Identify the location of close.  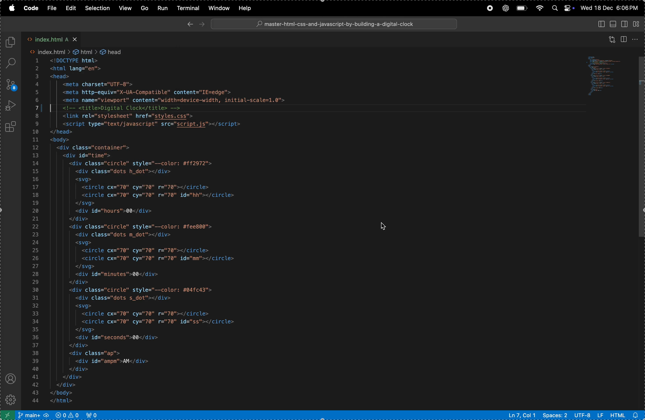
(74, 38).